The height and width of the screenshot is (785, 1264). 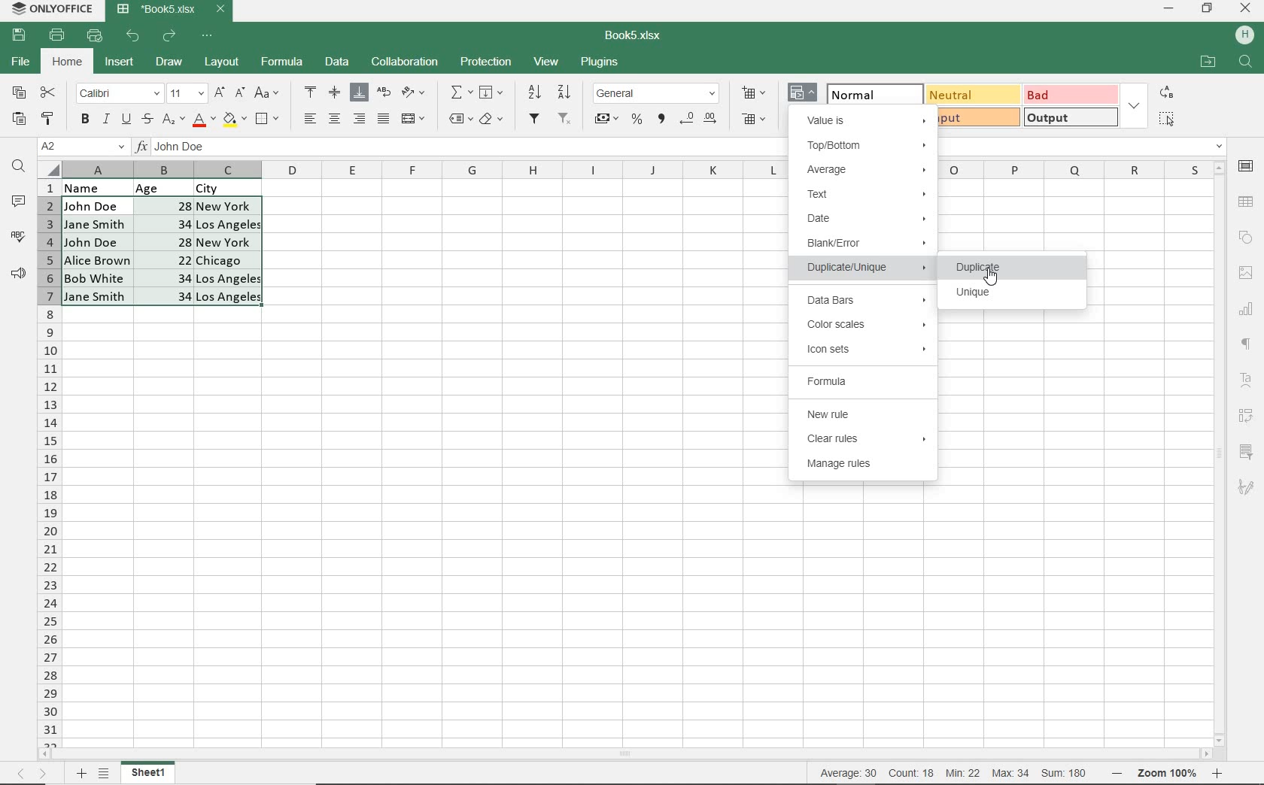 I want to click on ALIGN MIDDLE, so click(x=334, y=92).